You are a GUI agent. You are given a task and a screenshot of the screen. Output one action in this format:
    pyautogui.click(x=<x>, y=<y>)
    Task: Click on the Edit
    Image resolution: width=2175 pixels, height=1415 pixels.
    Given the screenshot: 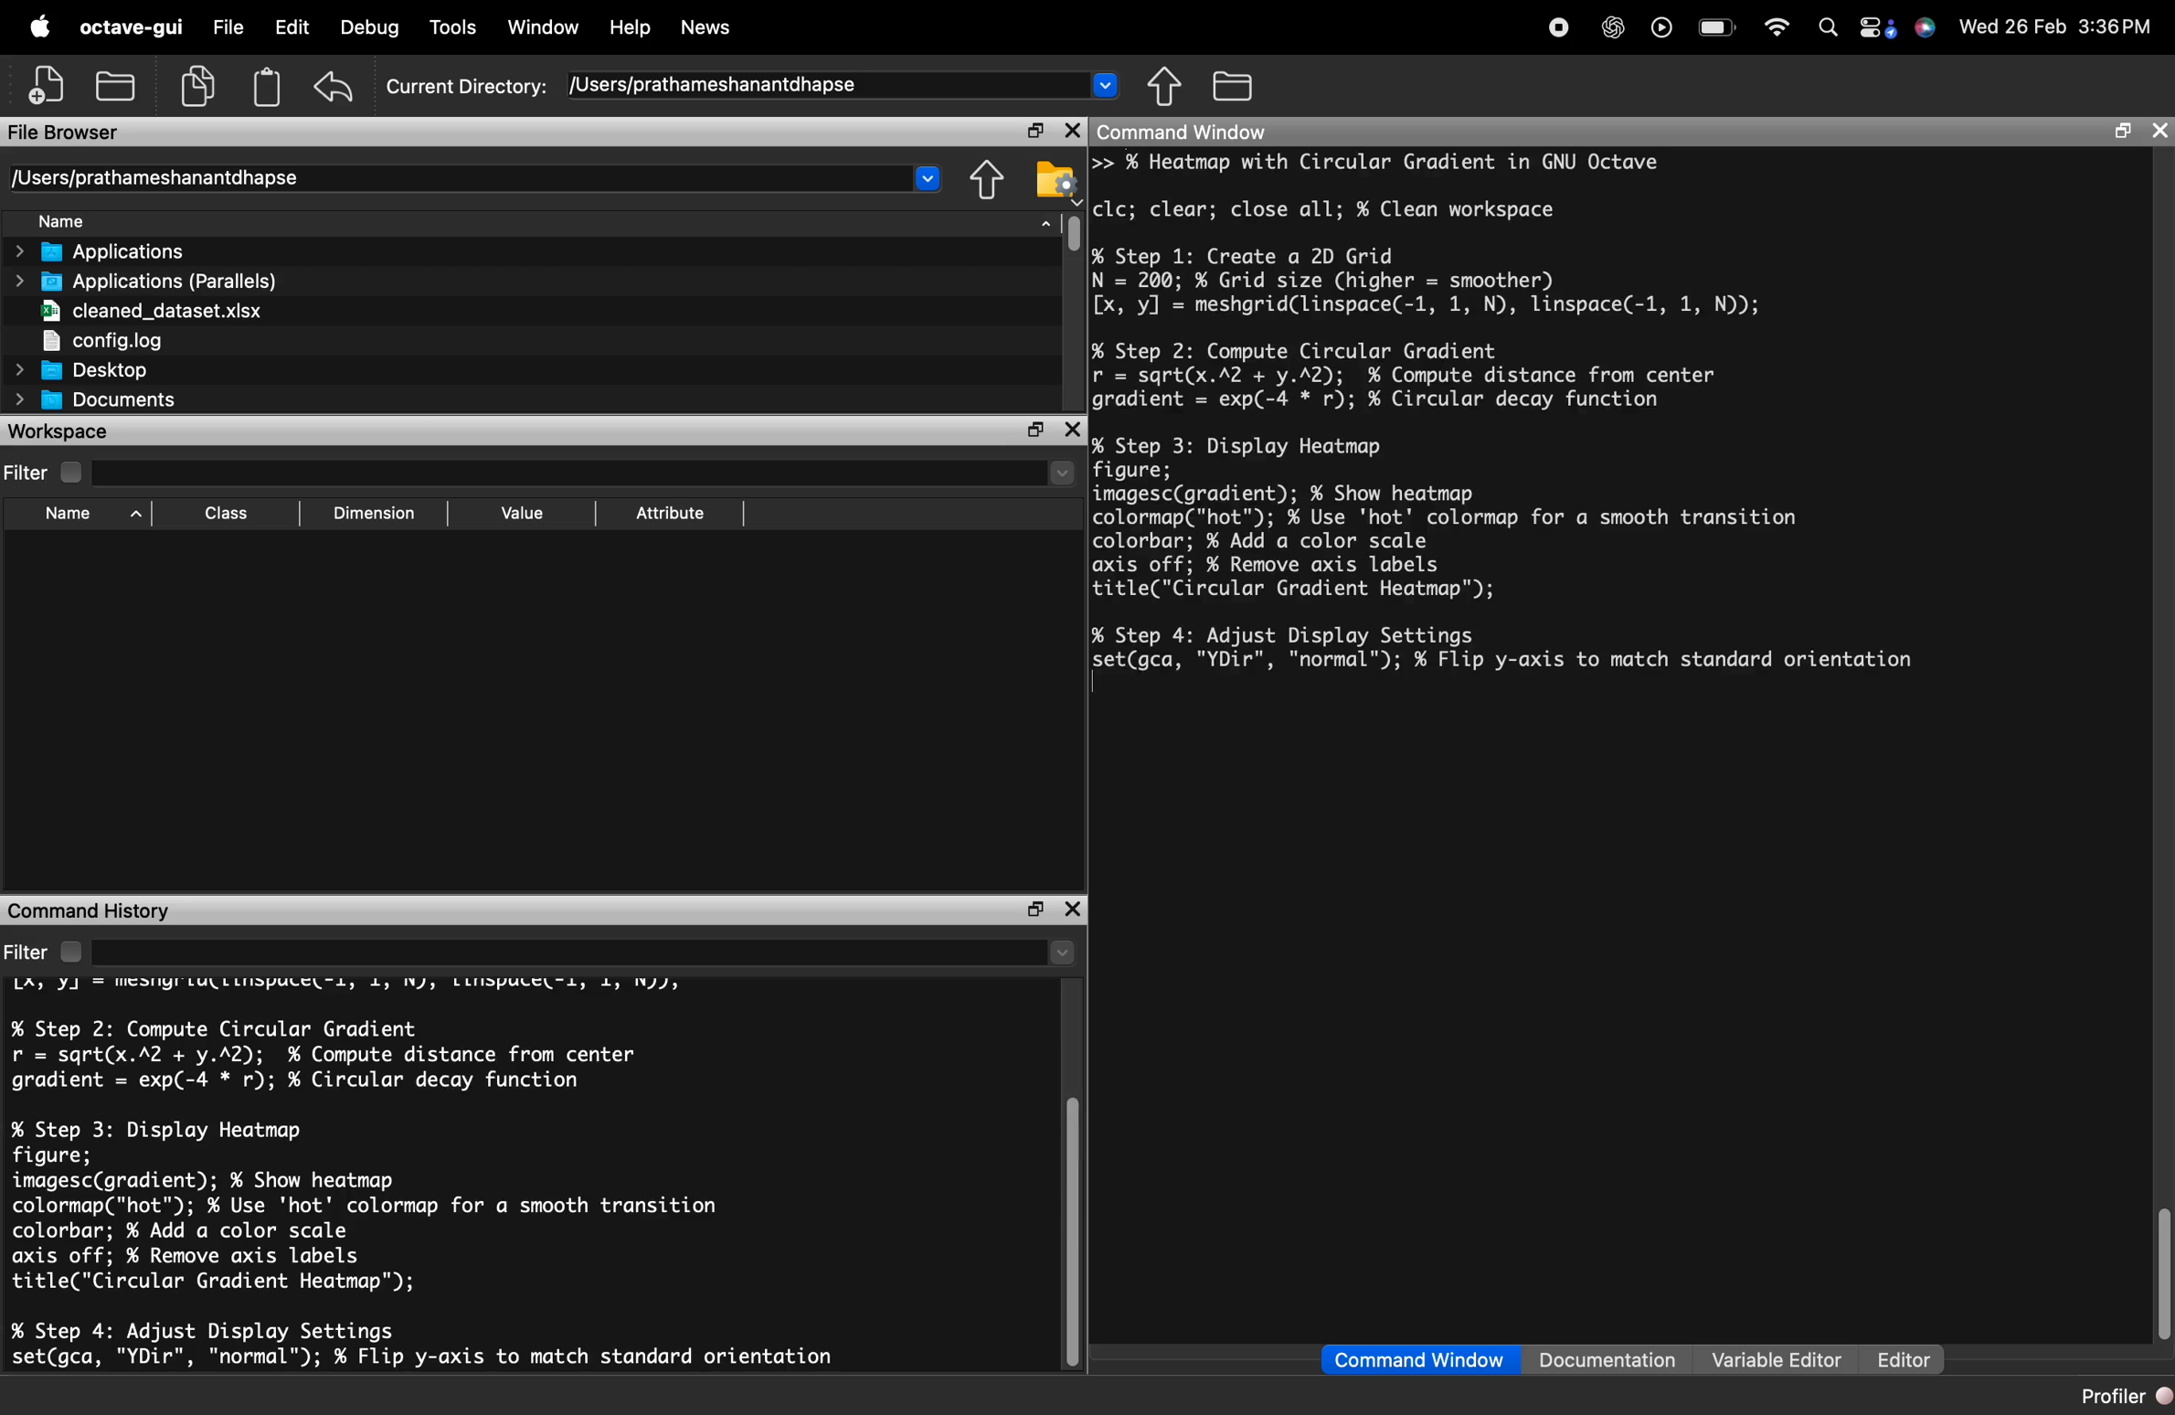 What is the action you would take?
    pyautogui.click(x=292, y=27)
    